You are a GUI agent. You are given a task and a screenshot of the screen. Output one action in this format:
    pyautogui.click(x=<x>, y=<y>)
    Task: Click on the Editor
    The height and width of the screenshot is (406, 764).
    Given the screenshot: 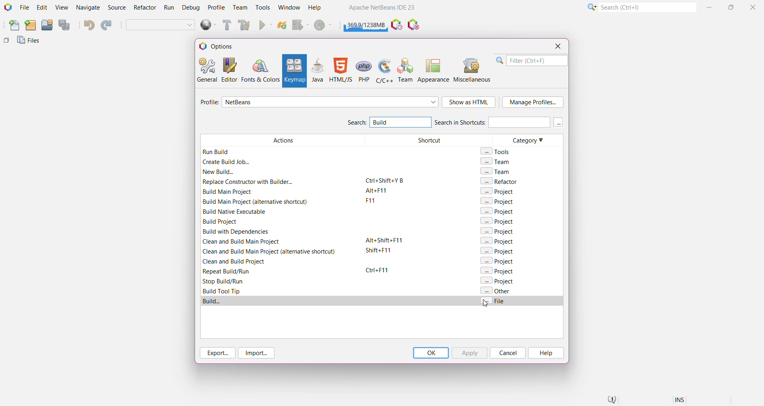 What is the action you would take?
    pyautogui.click(x=228, y=70)
    